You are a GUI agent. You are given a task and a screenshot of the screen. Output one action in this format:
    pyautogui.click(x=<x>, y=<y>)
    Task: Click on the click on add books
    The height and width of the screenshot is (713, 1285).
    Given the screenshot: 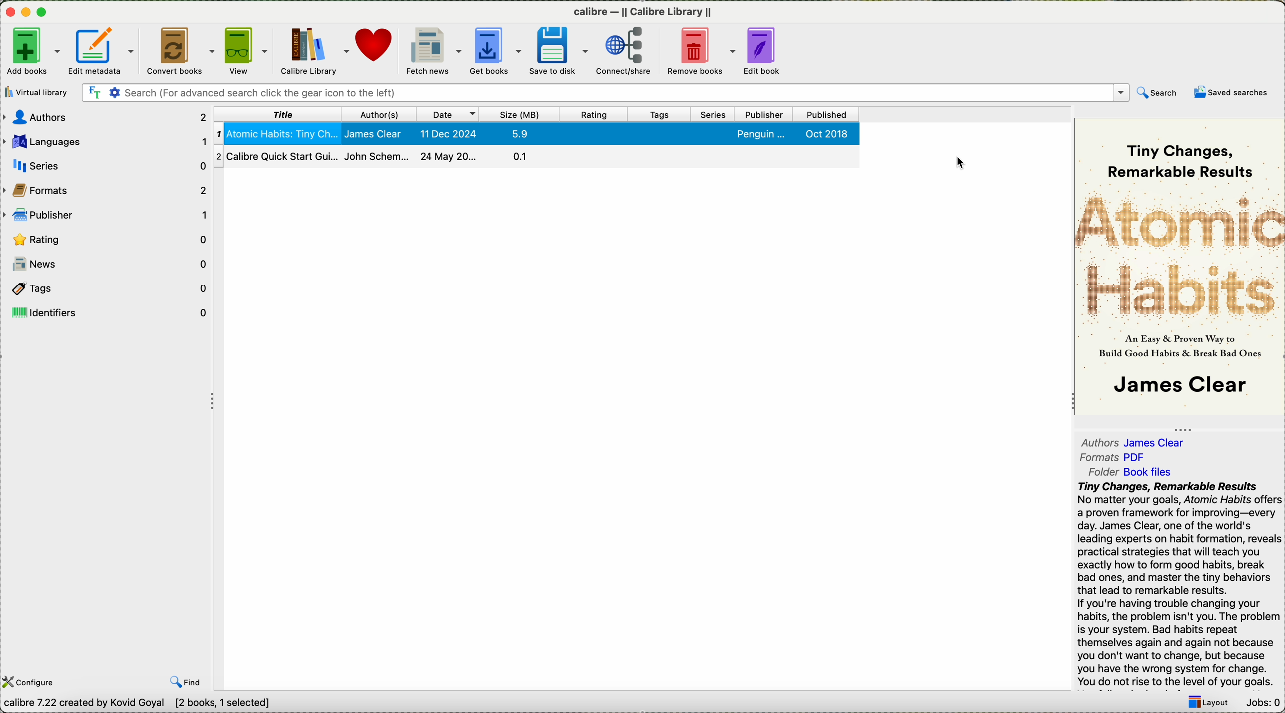 What is the action you would take?
    pyautogui.click(x=31, y=53)
    